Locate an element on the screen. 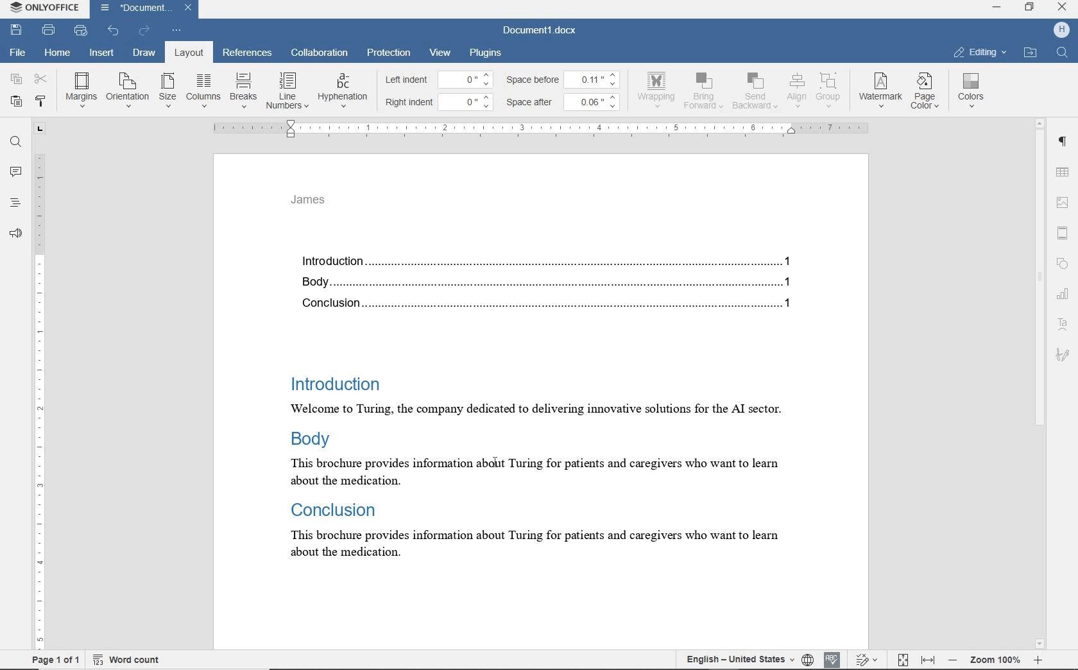 This screenshot has height=670, width=1078. MINIMIZE is located at coordinates (996, 8).